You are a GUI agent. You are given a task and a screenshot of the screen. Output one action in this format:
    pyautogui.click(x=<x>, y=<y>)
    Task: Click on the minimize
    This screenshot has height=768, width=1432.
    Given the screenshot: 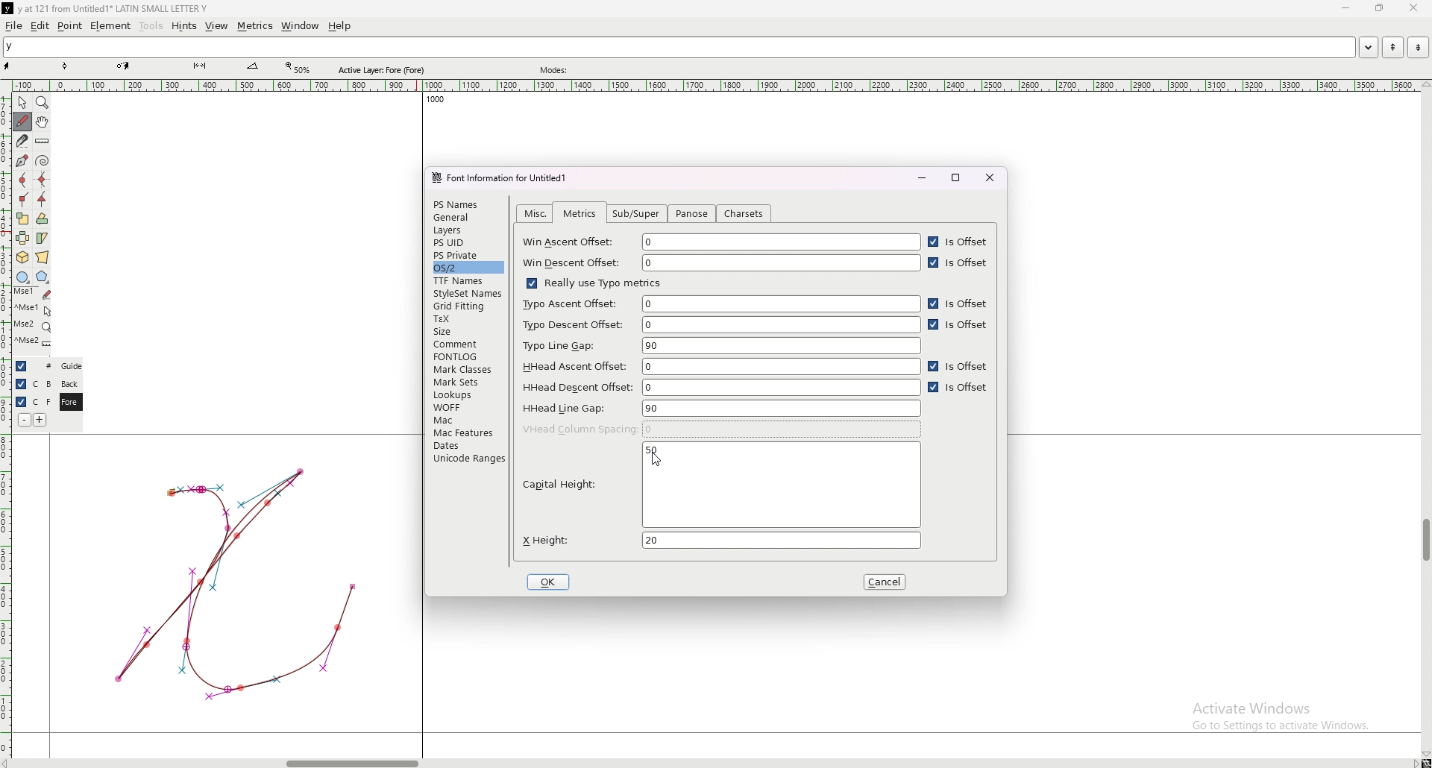 What is the action you would take?
    pyautogui.click(x=1348, y=9)
    